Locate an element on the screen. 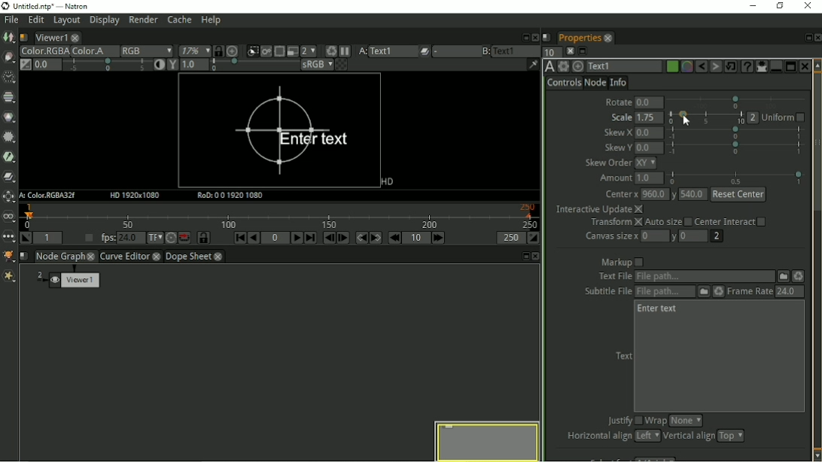  Filter is located at coordinates (10, 138).